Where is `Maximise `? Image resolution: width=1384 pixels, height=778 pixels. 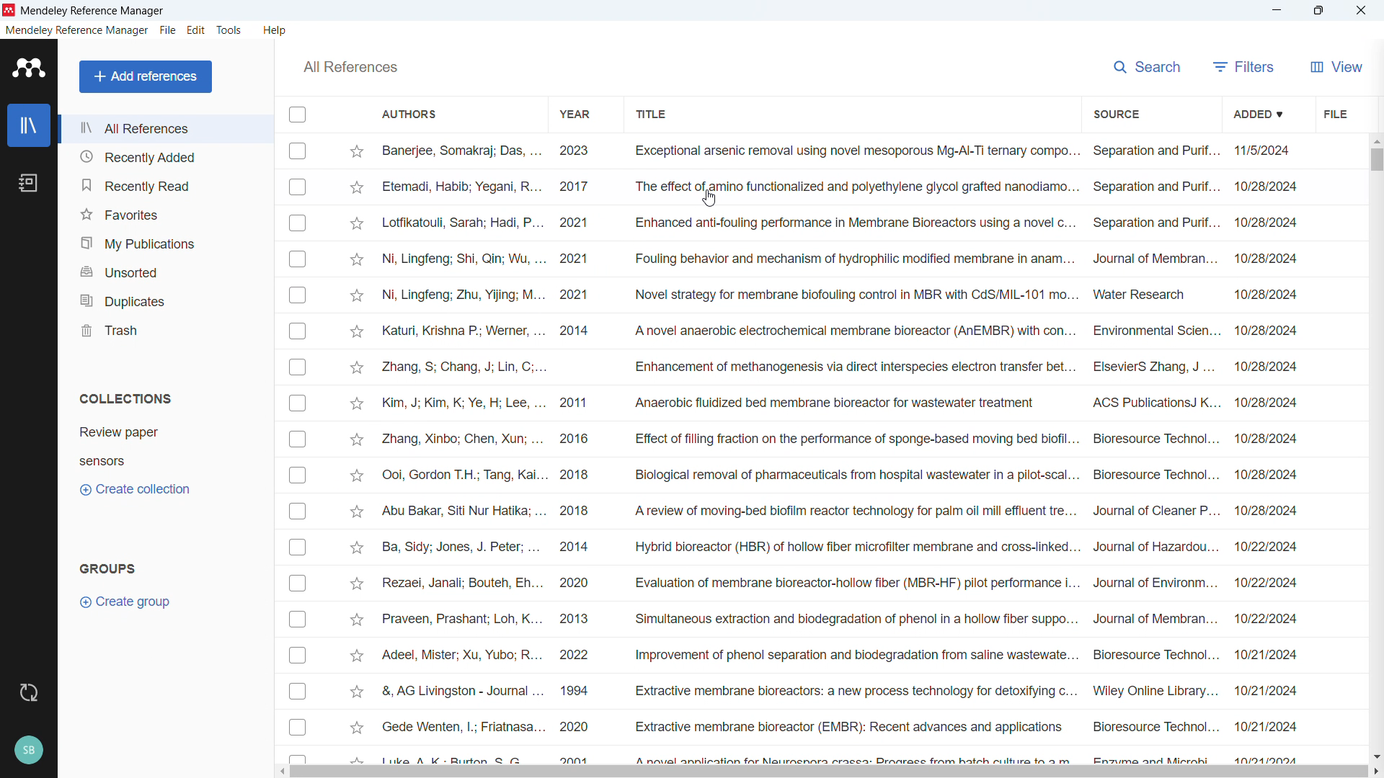
Maximise  is located at coordinates (1318, 12).